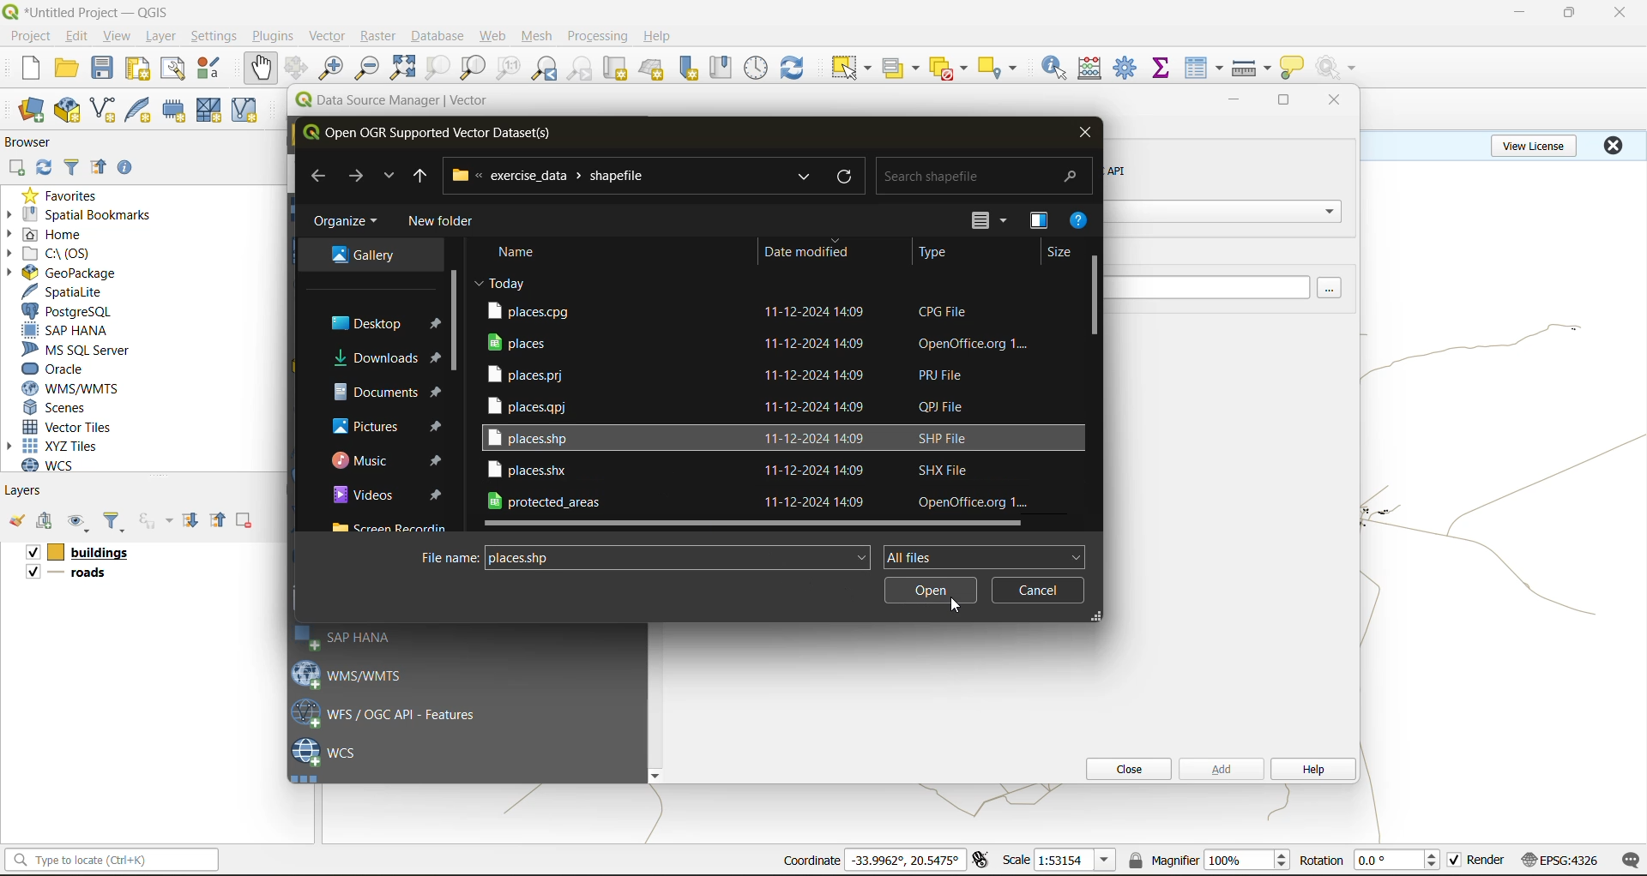  Describe the element at coordinates (1060, 254) in the screenshot. I see `size` at that location.